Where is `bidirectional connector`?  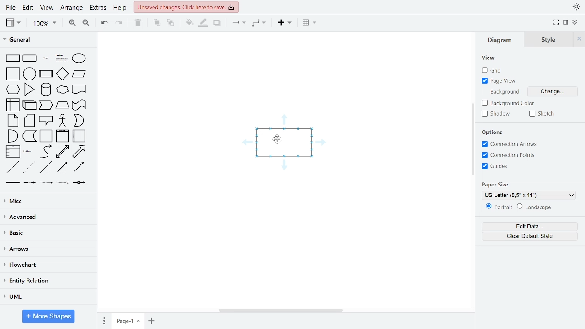 bidirectional connector is located at coordinates (61, 167).